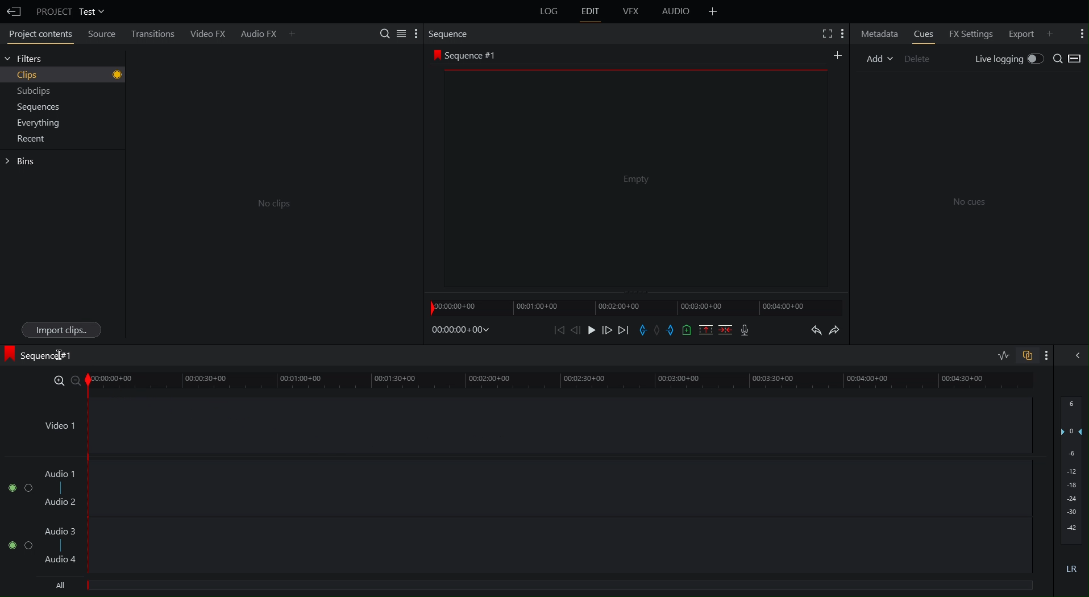 This screenshot has height=597, width=1089. I want to click on Fullscreen, so click(822, 32).